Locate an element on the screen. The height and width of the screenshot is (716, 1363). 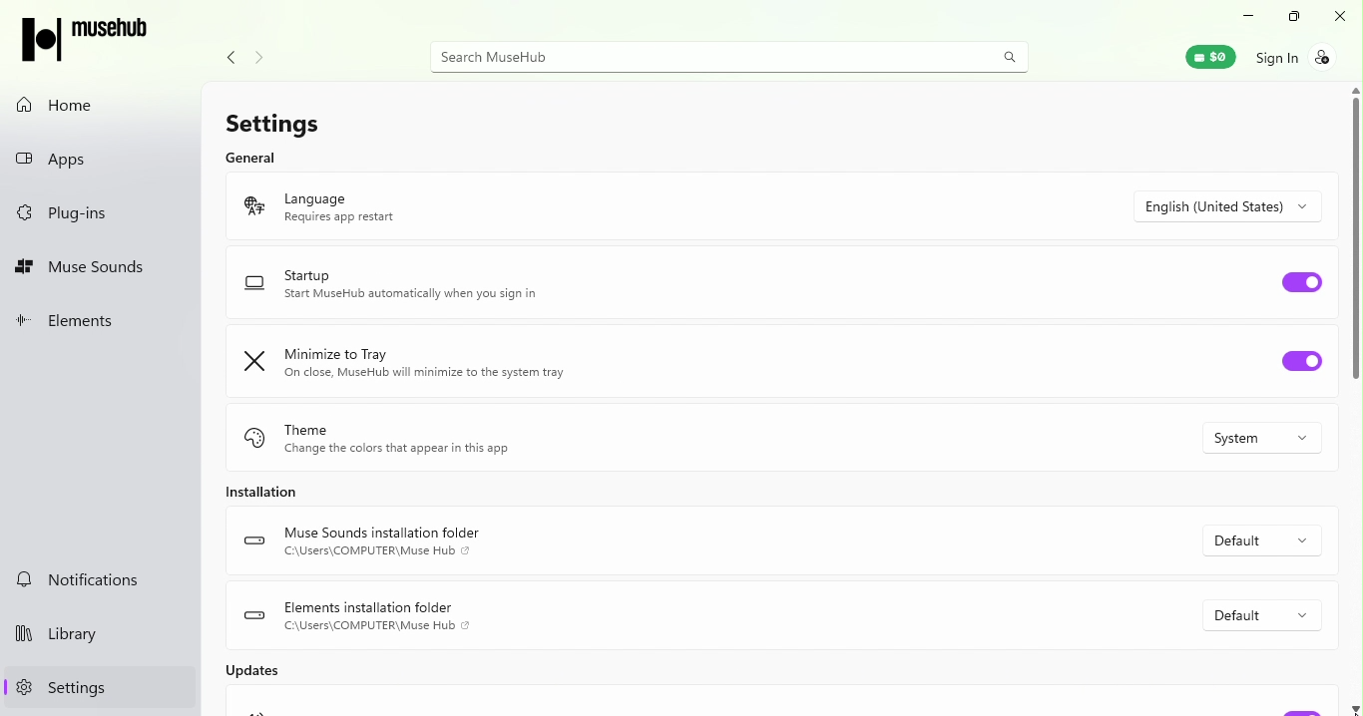
Updates is located at coordinates (265, 674).